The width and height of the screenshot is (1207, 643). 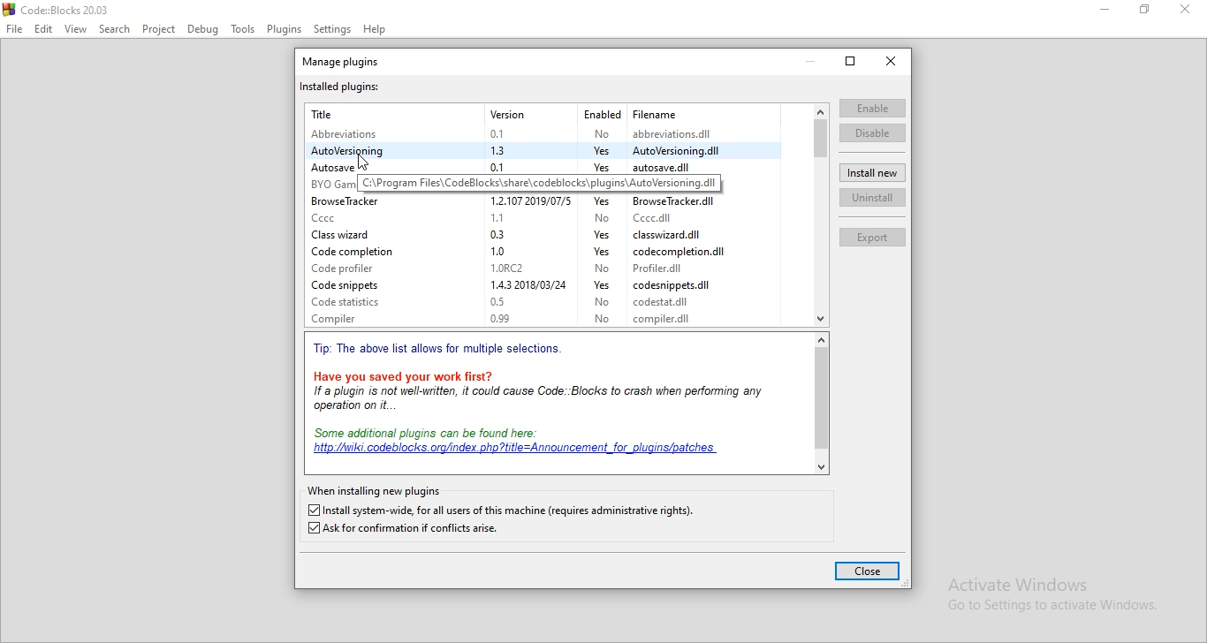 What do you see at coordinates (821, 339) in the screenshot?
I see `scroll up` at bounding box center [821, 339].